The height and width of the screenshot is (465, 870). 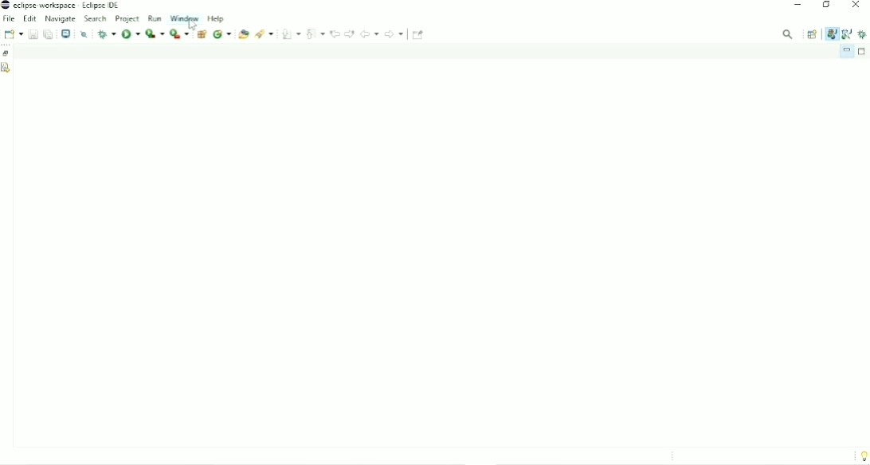 I want to click on Window, so click(x=184, y=18).